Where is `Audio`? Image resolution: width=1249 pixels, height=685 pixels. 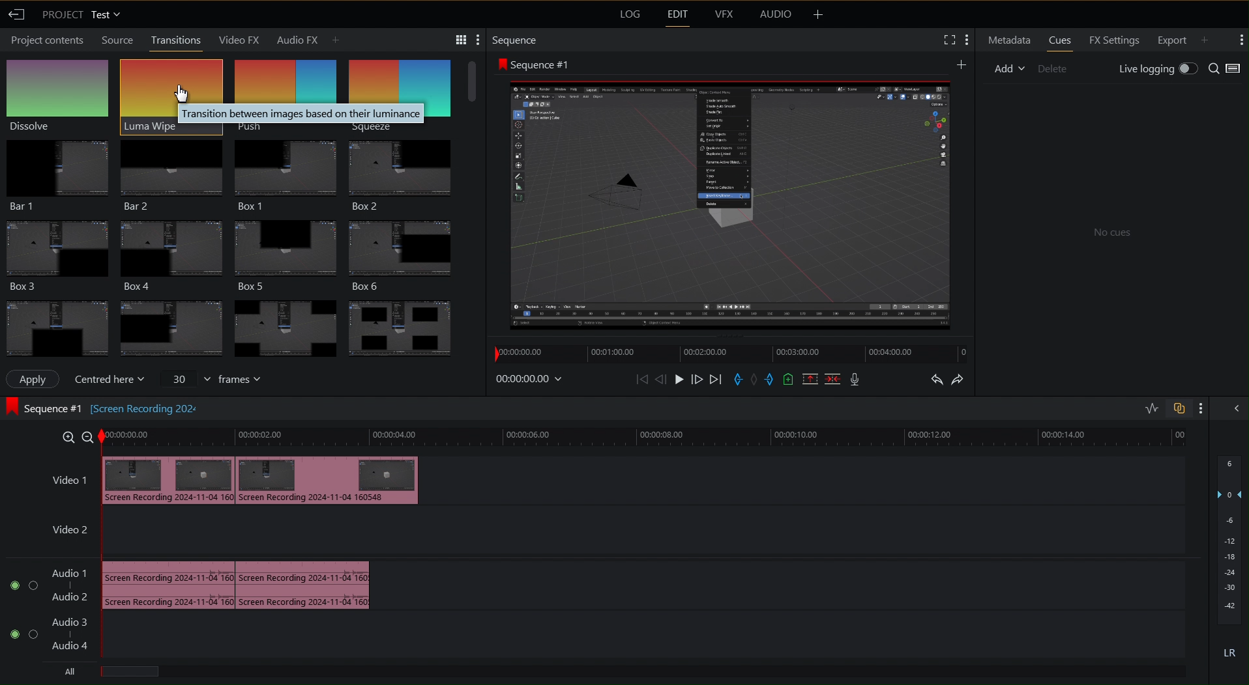
Audio is located at coordinates (776, 15).